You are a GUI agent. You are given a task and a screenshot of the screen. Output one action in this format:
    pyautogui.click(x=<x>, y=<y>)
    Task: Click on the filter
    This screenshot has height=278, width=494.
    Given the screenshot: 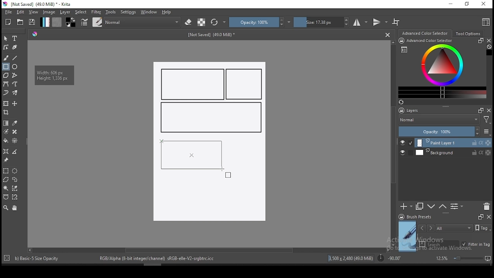 What is the action you would take?
    pyautogui.click(x=96, y=12)
    